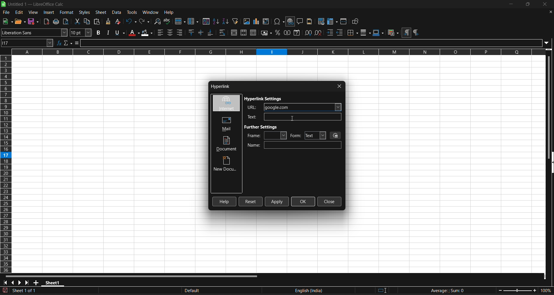 This screenshot has height=295, width=554. I want to click on paste, so click(97, 21).